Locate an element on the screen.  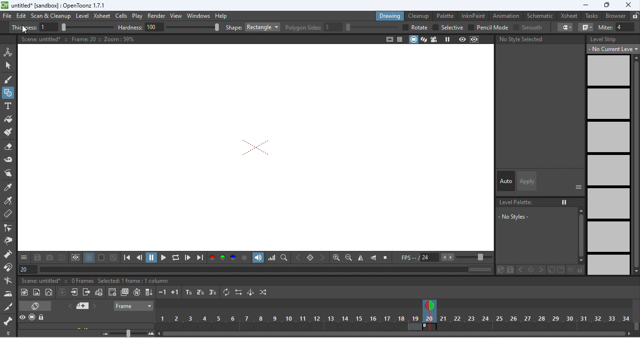
scene untitled is located at coordinates (40, 39).